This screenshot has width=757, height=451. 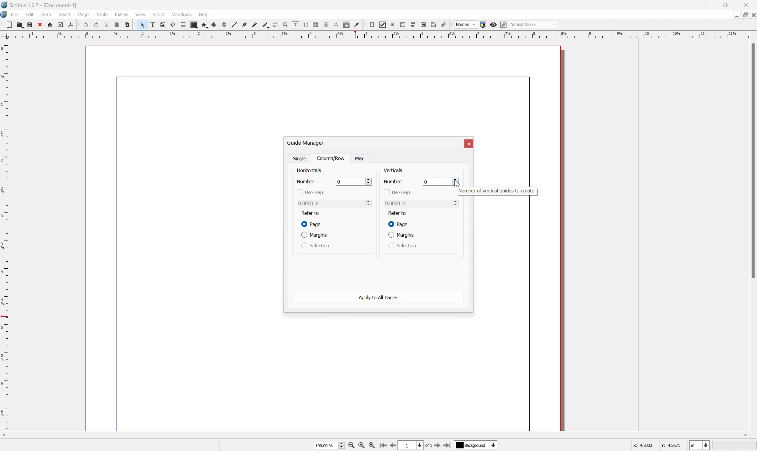 I want to click on select tool, so click(x=142, y=25).